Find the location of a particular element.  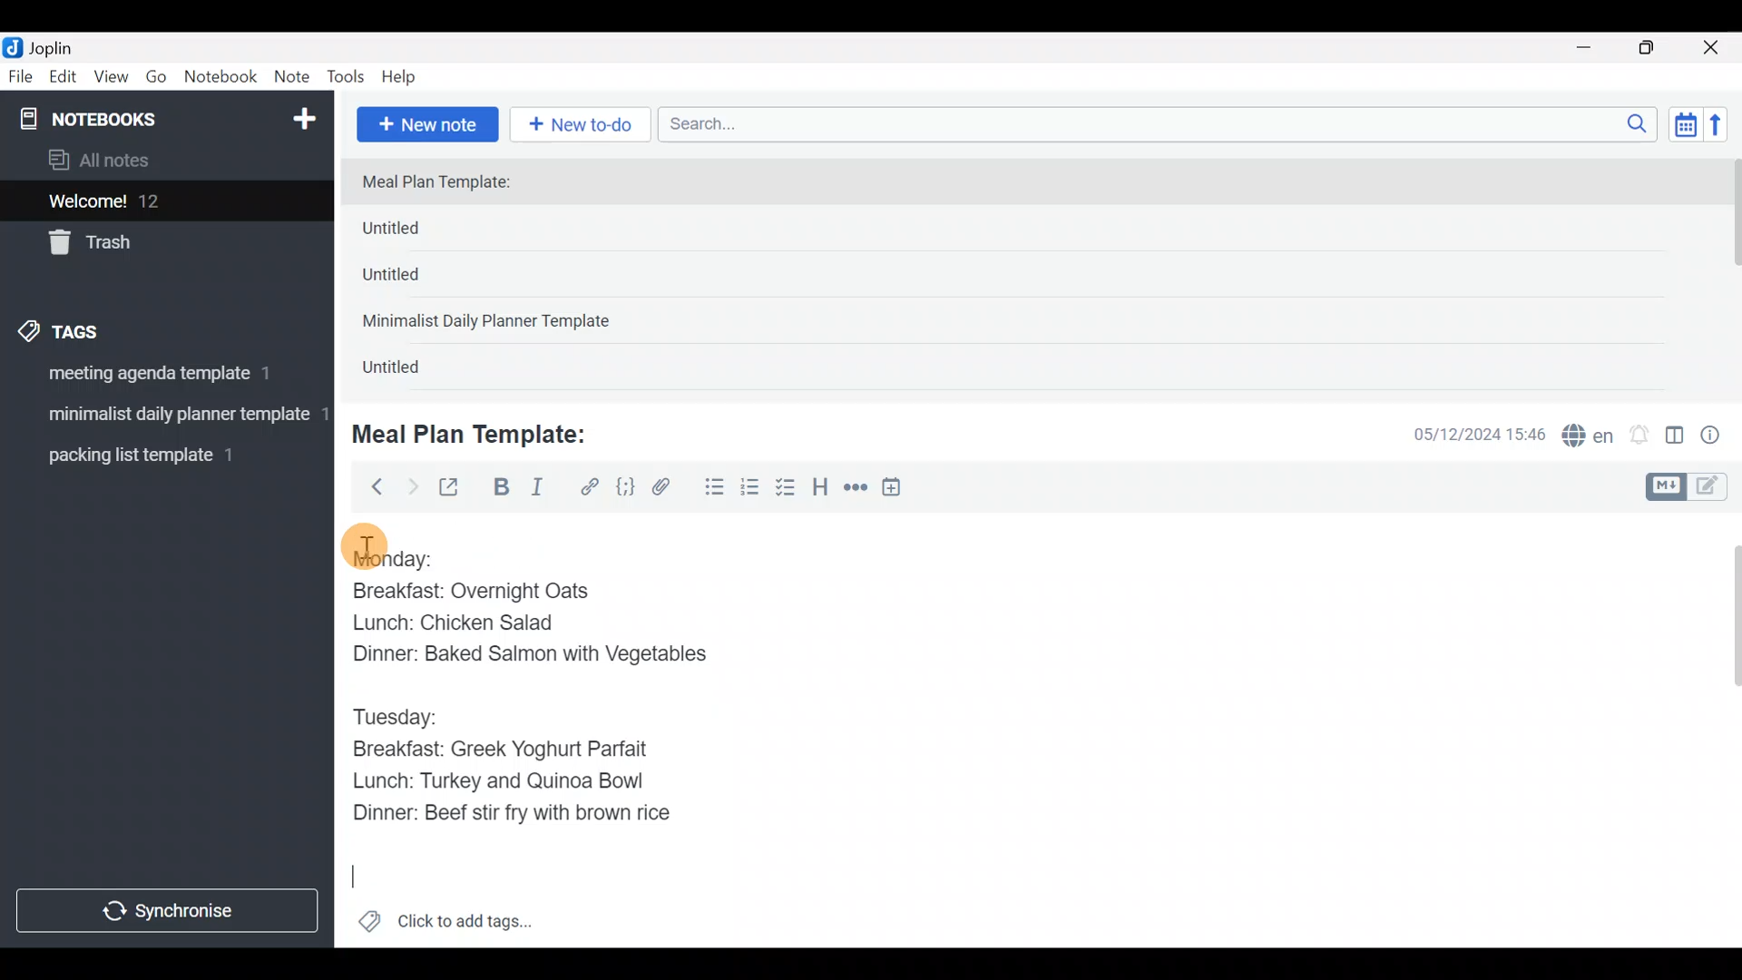

Lunch: Chicken Salad is located at coordinates (449, 623).